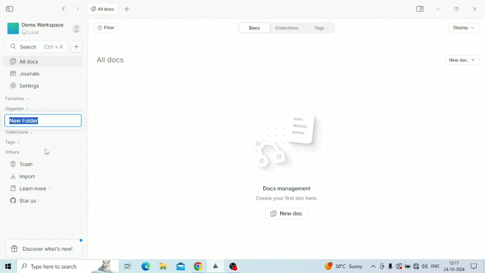  I want to click on New doc, so click(288, 214).